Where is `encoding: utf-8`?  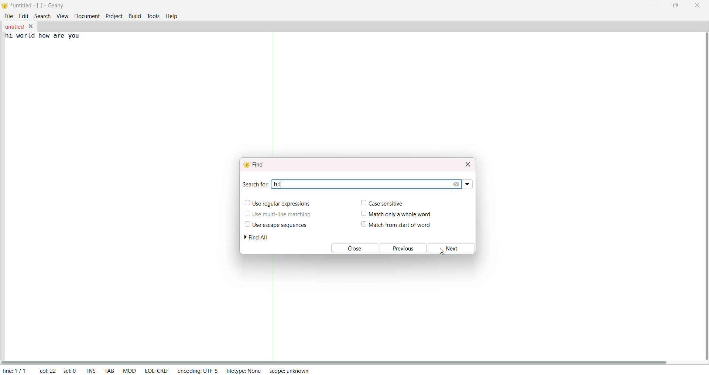 encoding: utf-8 is located at coordinates (197, 370).